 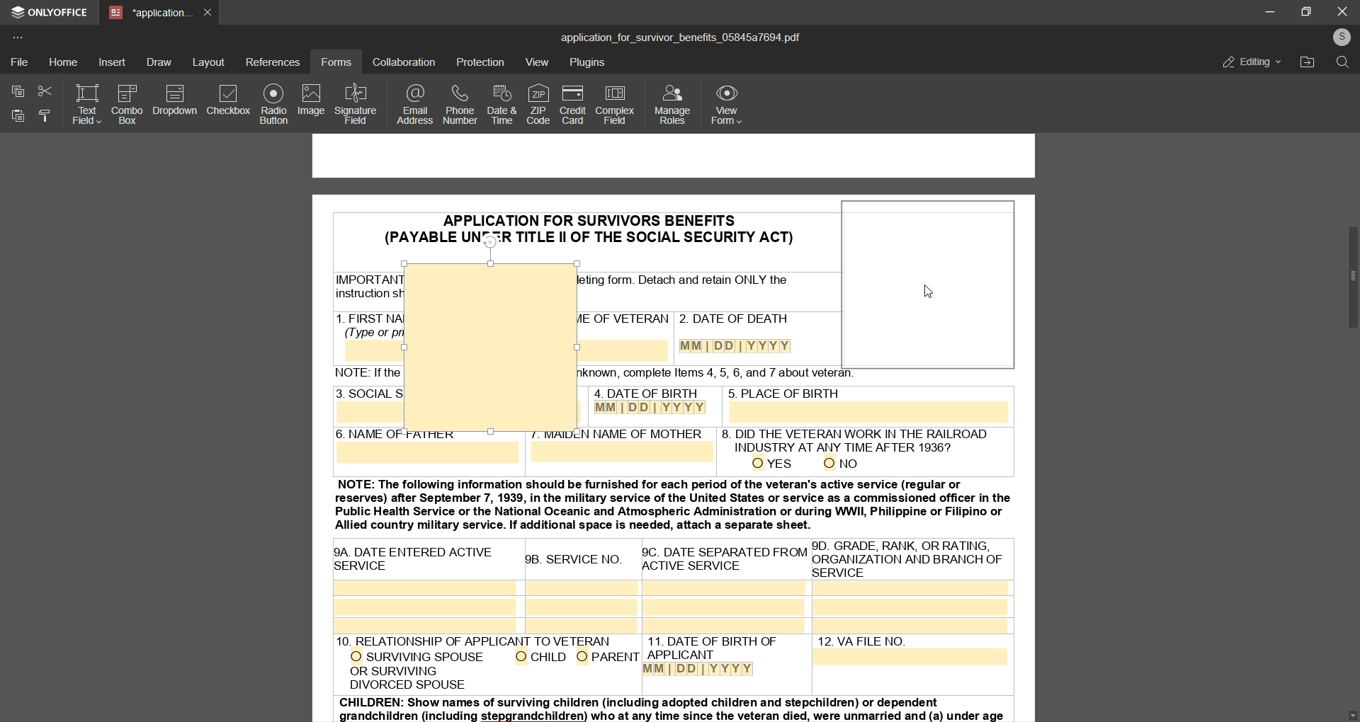 I want to click on combo box, so click(x=127, y=103).